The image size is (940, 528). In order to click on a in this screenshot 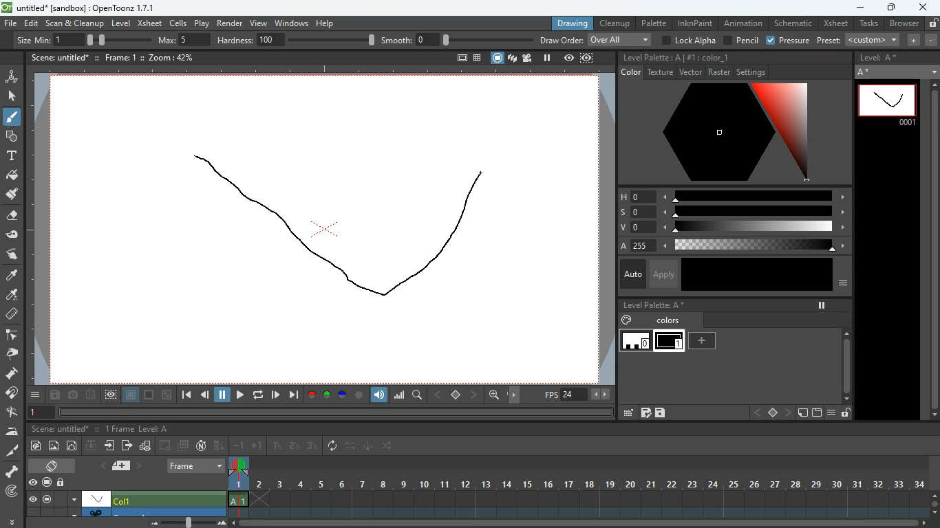, I will do `click(867, 73)`.